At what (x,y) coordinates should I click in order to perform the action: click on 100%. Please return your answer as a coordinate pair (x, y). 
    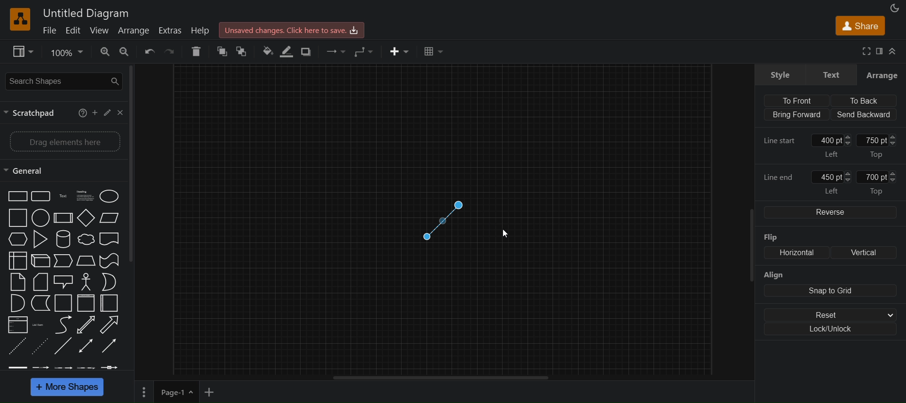
    Looking at the image, I should click on (67, 53).